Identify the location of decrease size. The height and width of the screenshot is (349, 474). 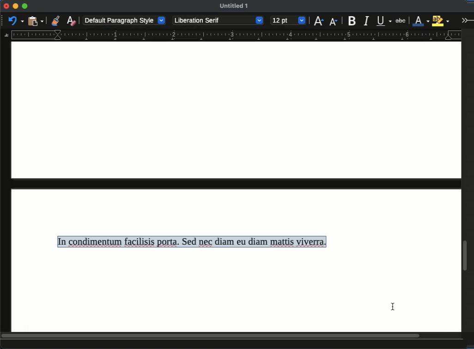
(334, 21).